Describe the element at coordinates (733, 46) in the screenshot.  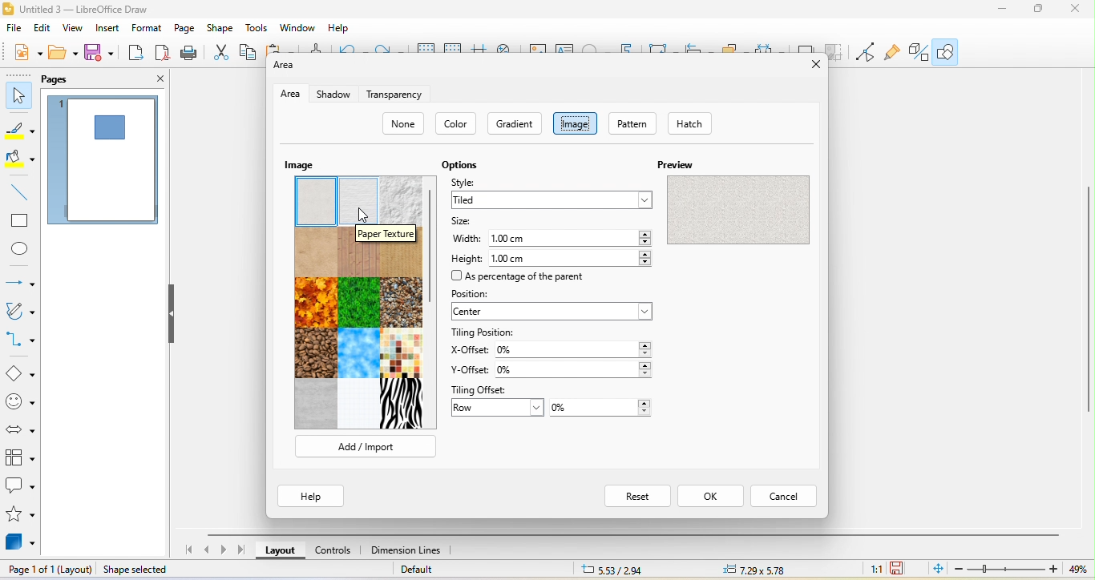
I see `arrange` at that location.